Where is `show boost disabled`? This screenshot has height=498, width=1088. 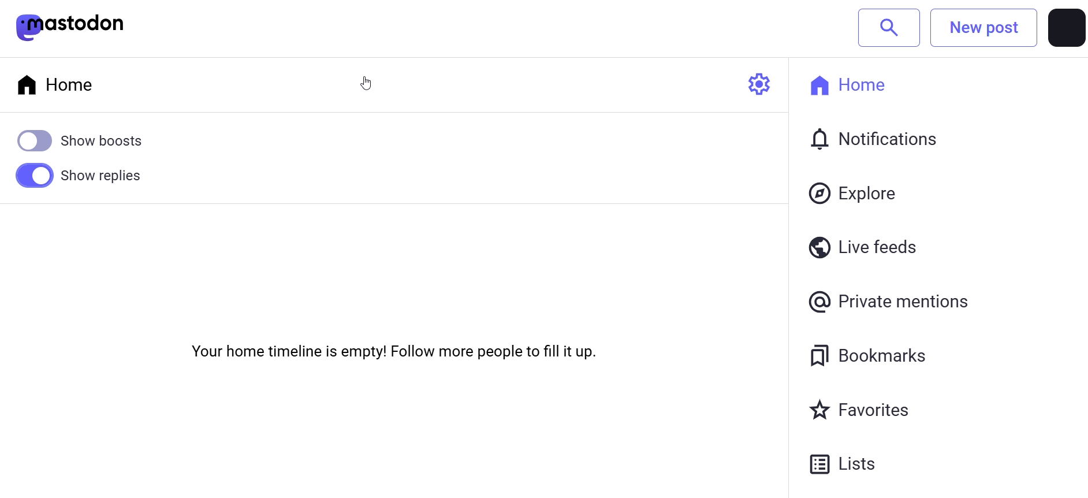
show boost disabled is located at coordinates (92, 139).